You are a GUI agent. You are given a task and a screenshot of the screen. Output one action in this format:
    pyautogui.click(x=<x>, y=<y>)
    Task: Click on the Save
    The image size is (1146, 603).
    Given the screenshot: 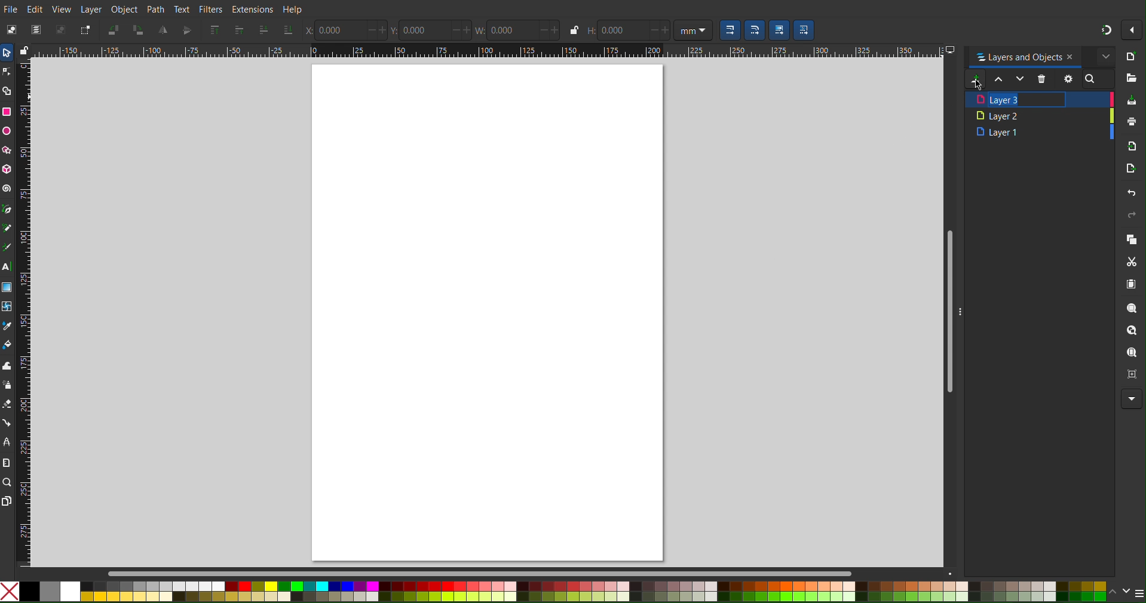 What is the action you would take?
    pyautogui.click(x=1130, y=100)
    